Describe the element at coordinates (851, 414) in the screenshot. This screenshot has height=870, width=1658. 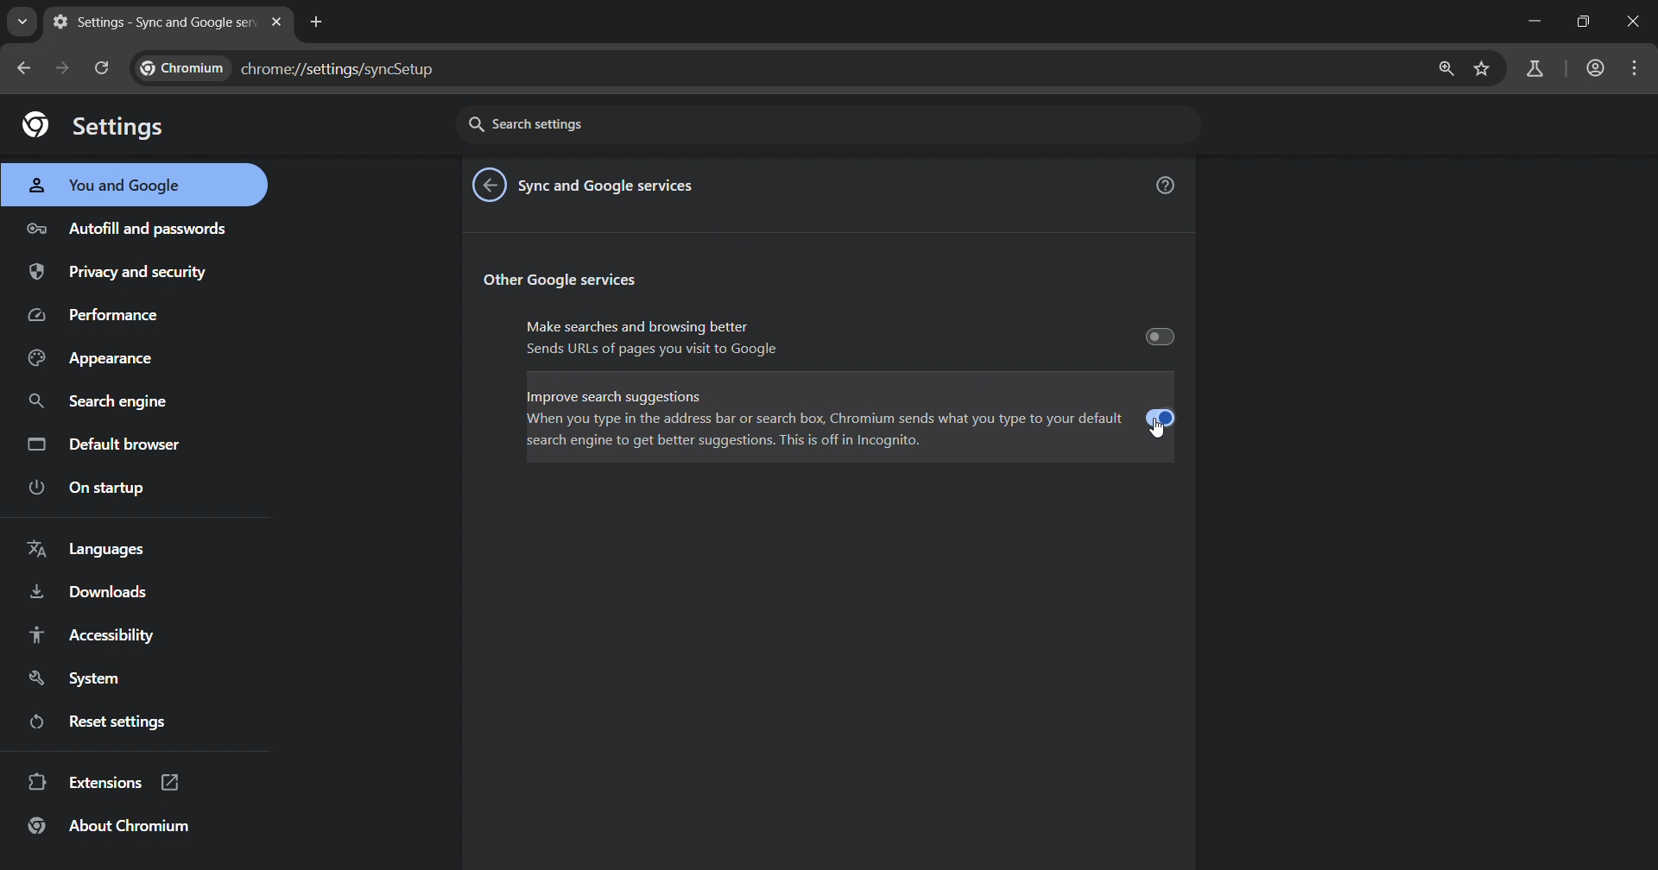
I see `Improve search suggestions
When you type in the address bar or search box, Chromium sends what you type to your default
search engine to get better suggestions. This is off in Incognito.` at that location.